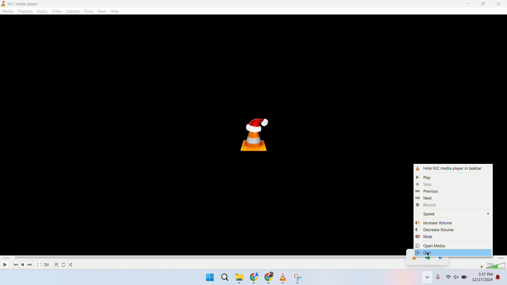 The image size is (507, 285). What do you see at coordinates (25, 11) in the screenshot?
I see `Playback` at bounding box center [25, 11].